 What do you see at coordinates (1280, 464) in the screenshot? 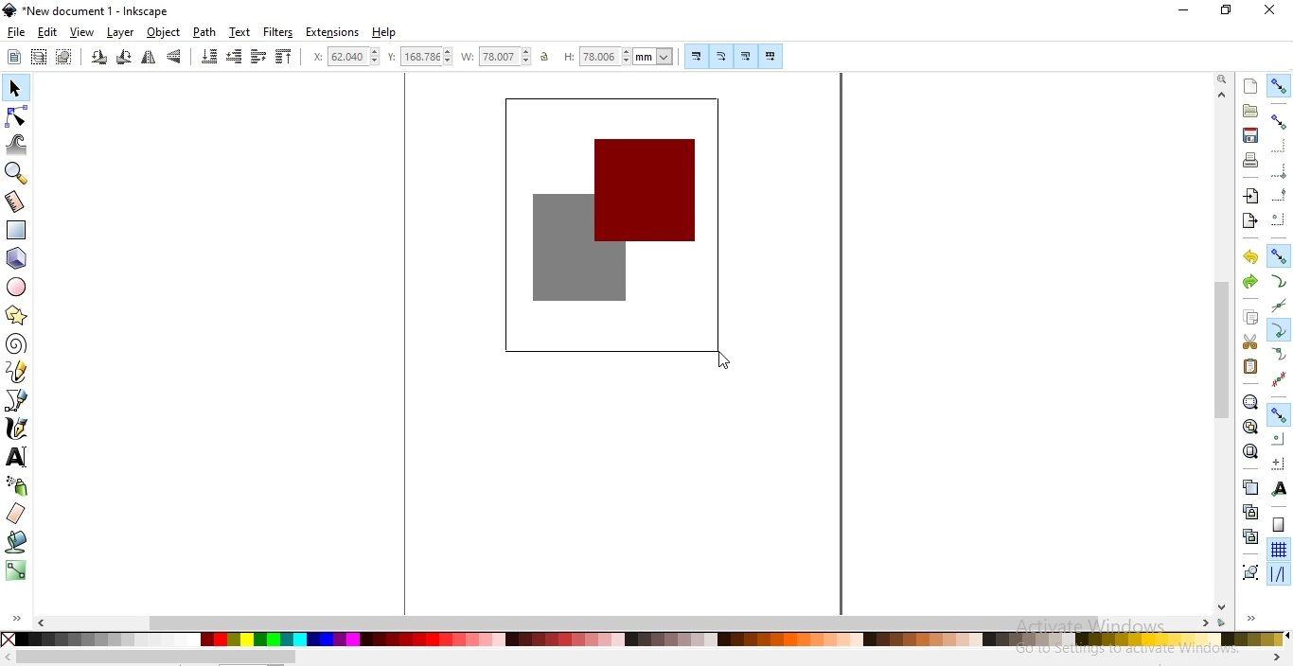
I see `snap an items rotation` at bounding box center [1280, 464].